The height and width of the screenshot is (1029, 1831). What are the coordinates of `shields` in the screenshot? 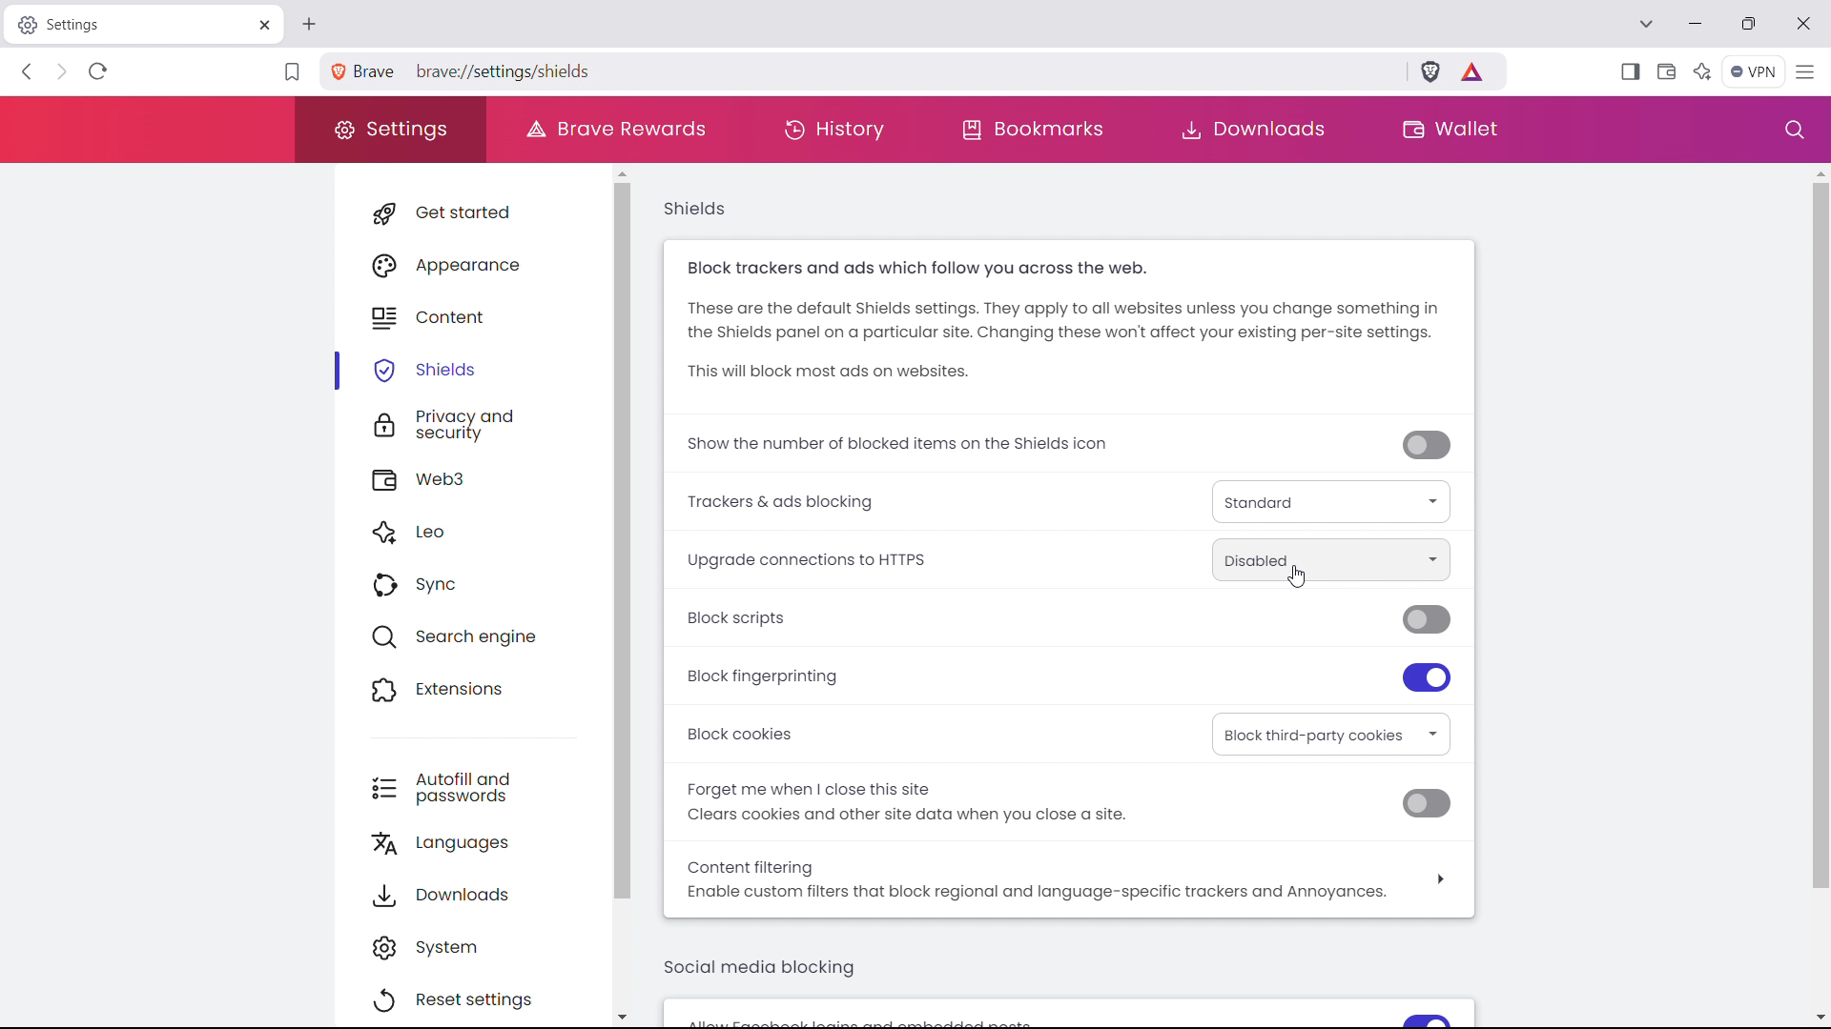 It's located at (696, 210).